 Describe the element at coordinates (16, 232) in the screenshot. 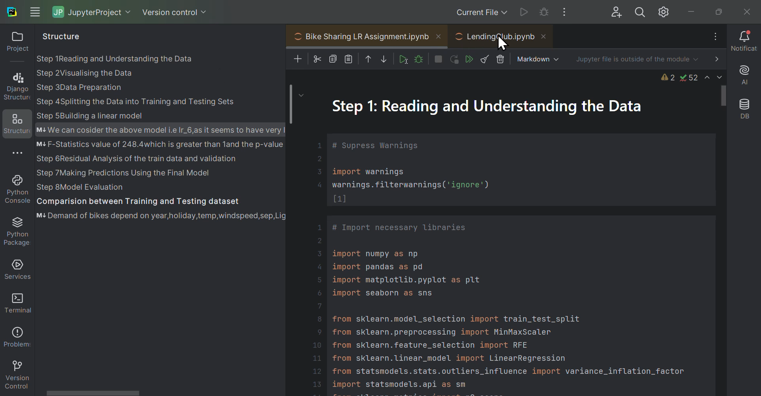

I see `Sun packages` at that location.